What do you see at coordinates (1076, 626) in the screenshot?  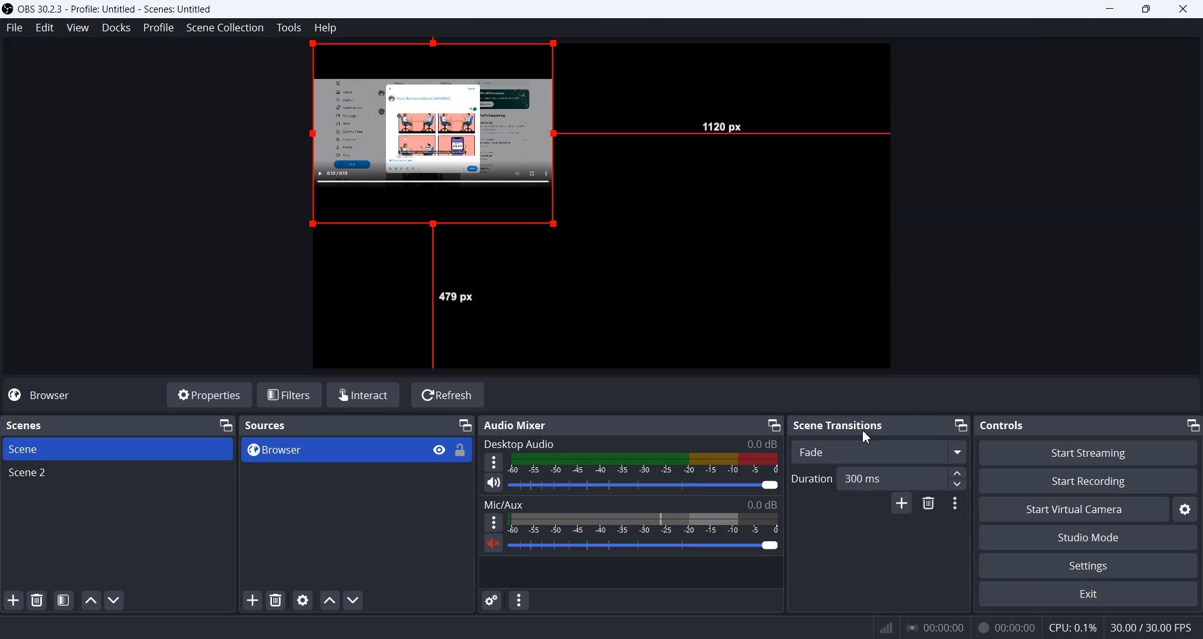 I see `CPU:0.1%` at bounding box center [1076, 626].